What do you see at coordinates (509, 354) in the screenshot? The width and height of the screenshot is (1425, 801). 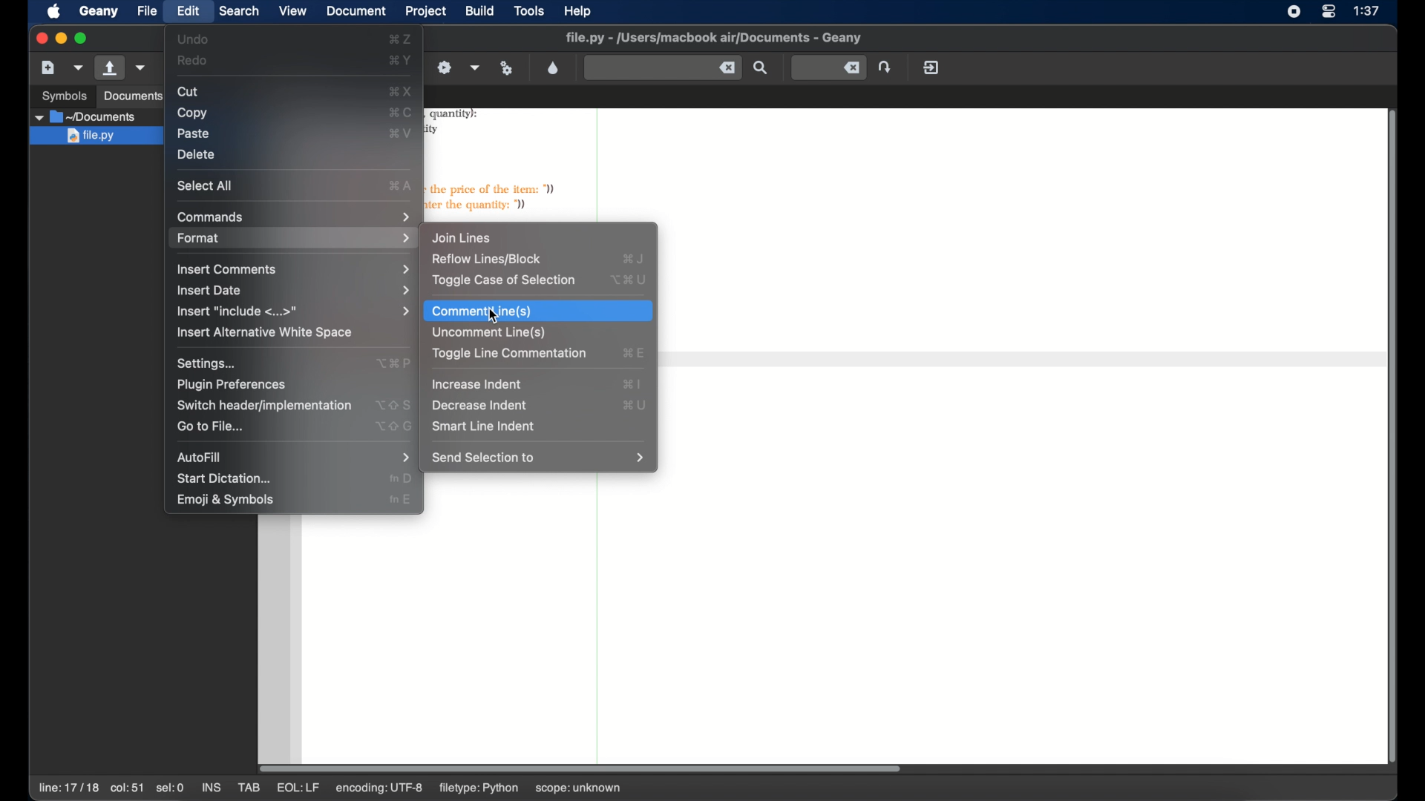 I see `toggle line commentation` at bounding box center [509, 354].